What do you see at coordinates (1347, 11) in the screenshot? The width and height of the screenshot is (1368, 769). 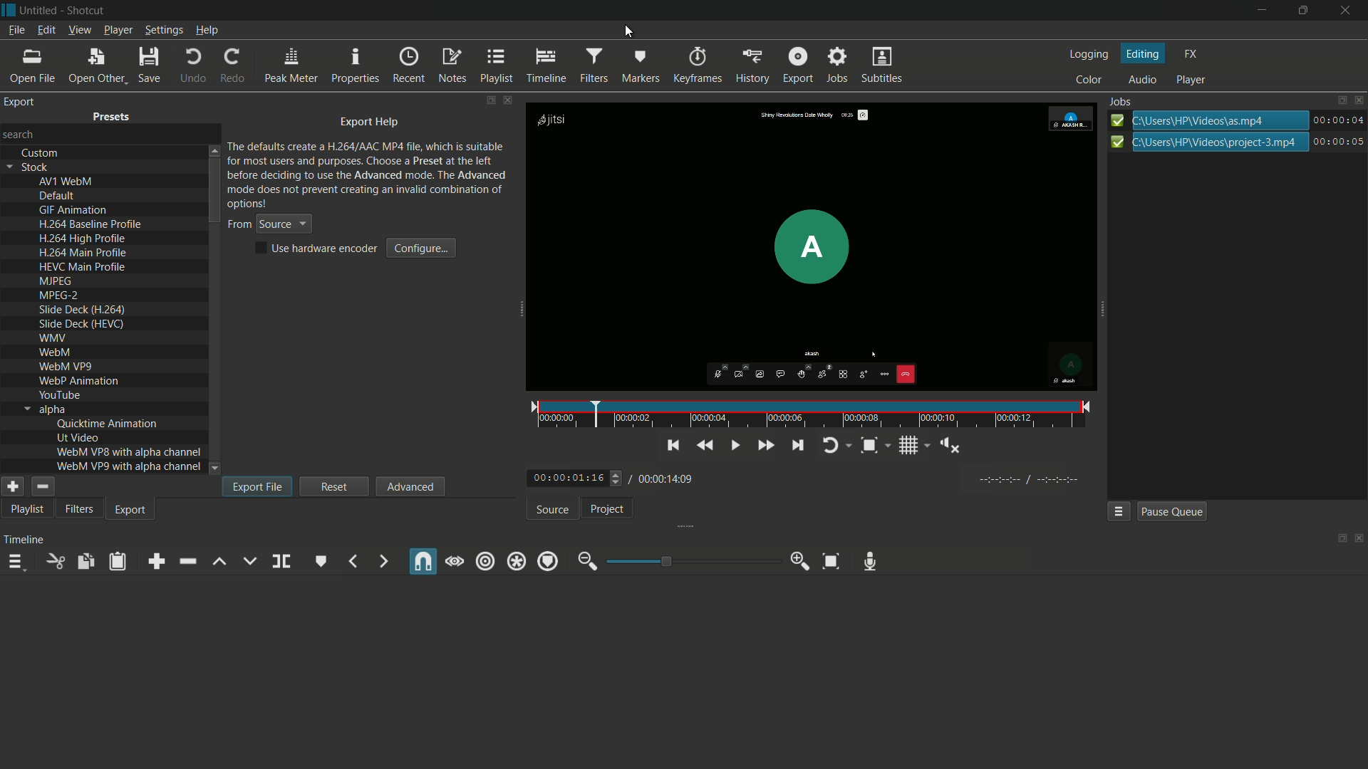 I see `close app` at bounding box center [1347, 11].